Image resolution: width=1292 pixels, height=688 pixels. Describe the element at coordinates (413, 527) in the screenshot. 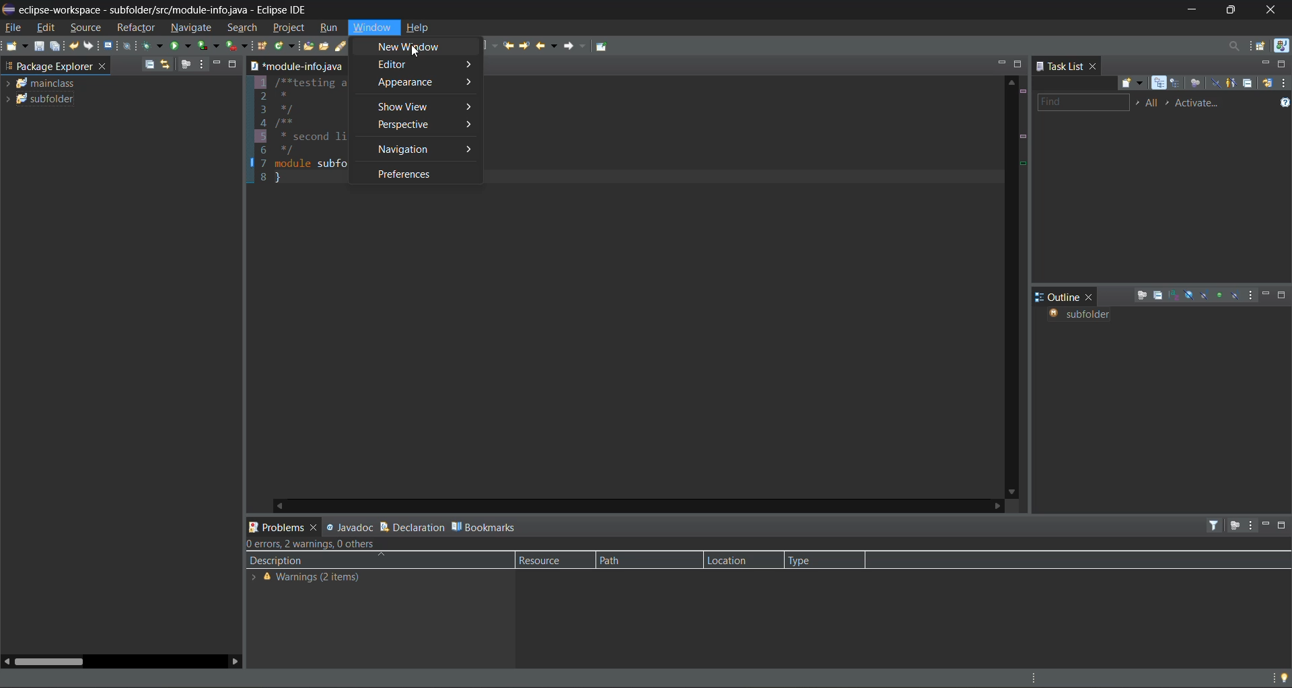

I see `declaration` at that location.